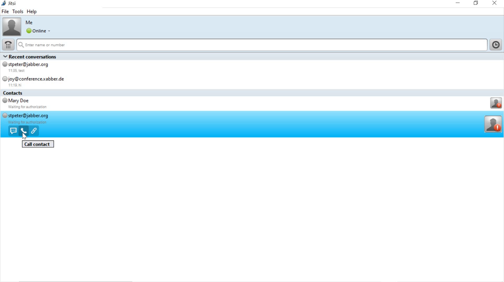 This screenshot has height=282, width=504. What do you see at coordinates (25, 118) in the screenshot?
I see `stpeter@jabber.org waiting for authorization` at bounding box center [25, 118].